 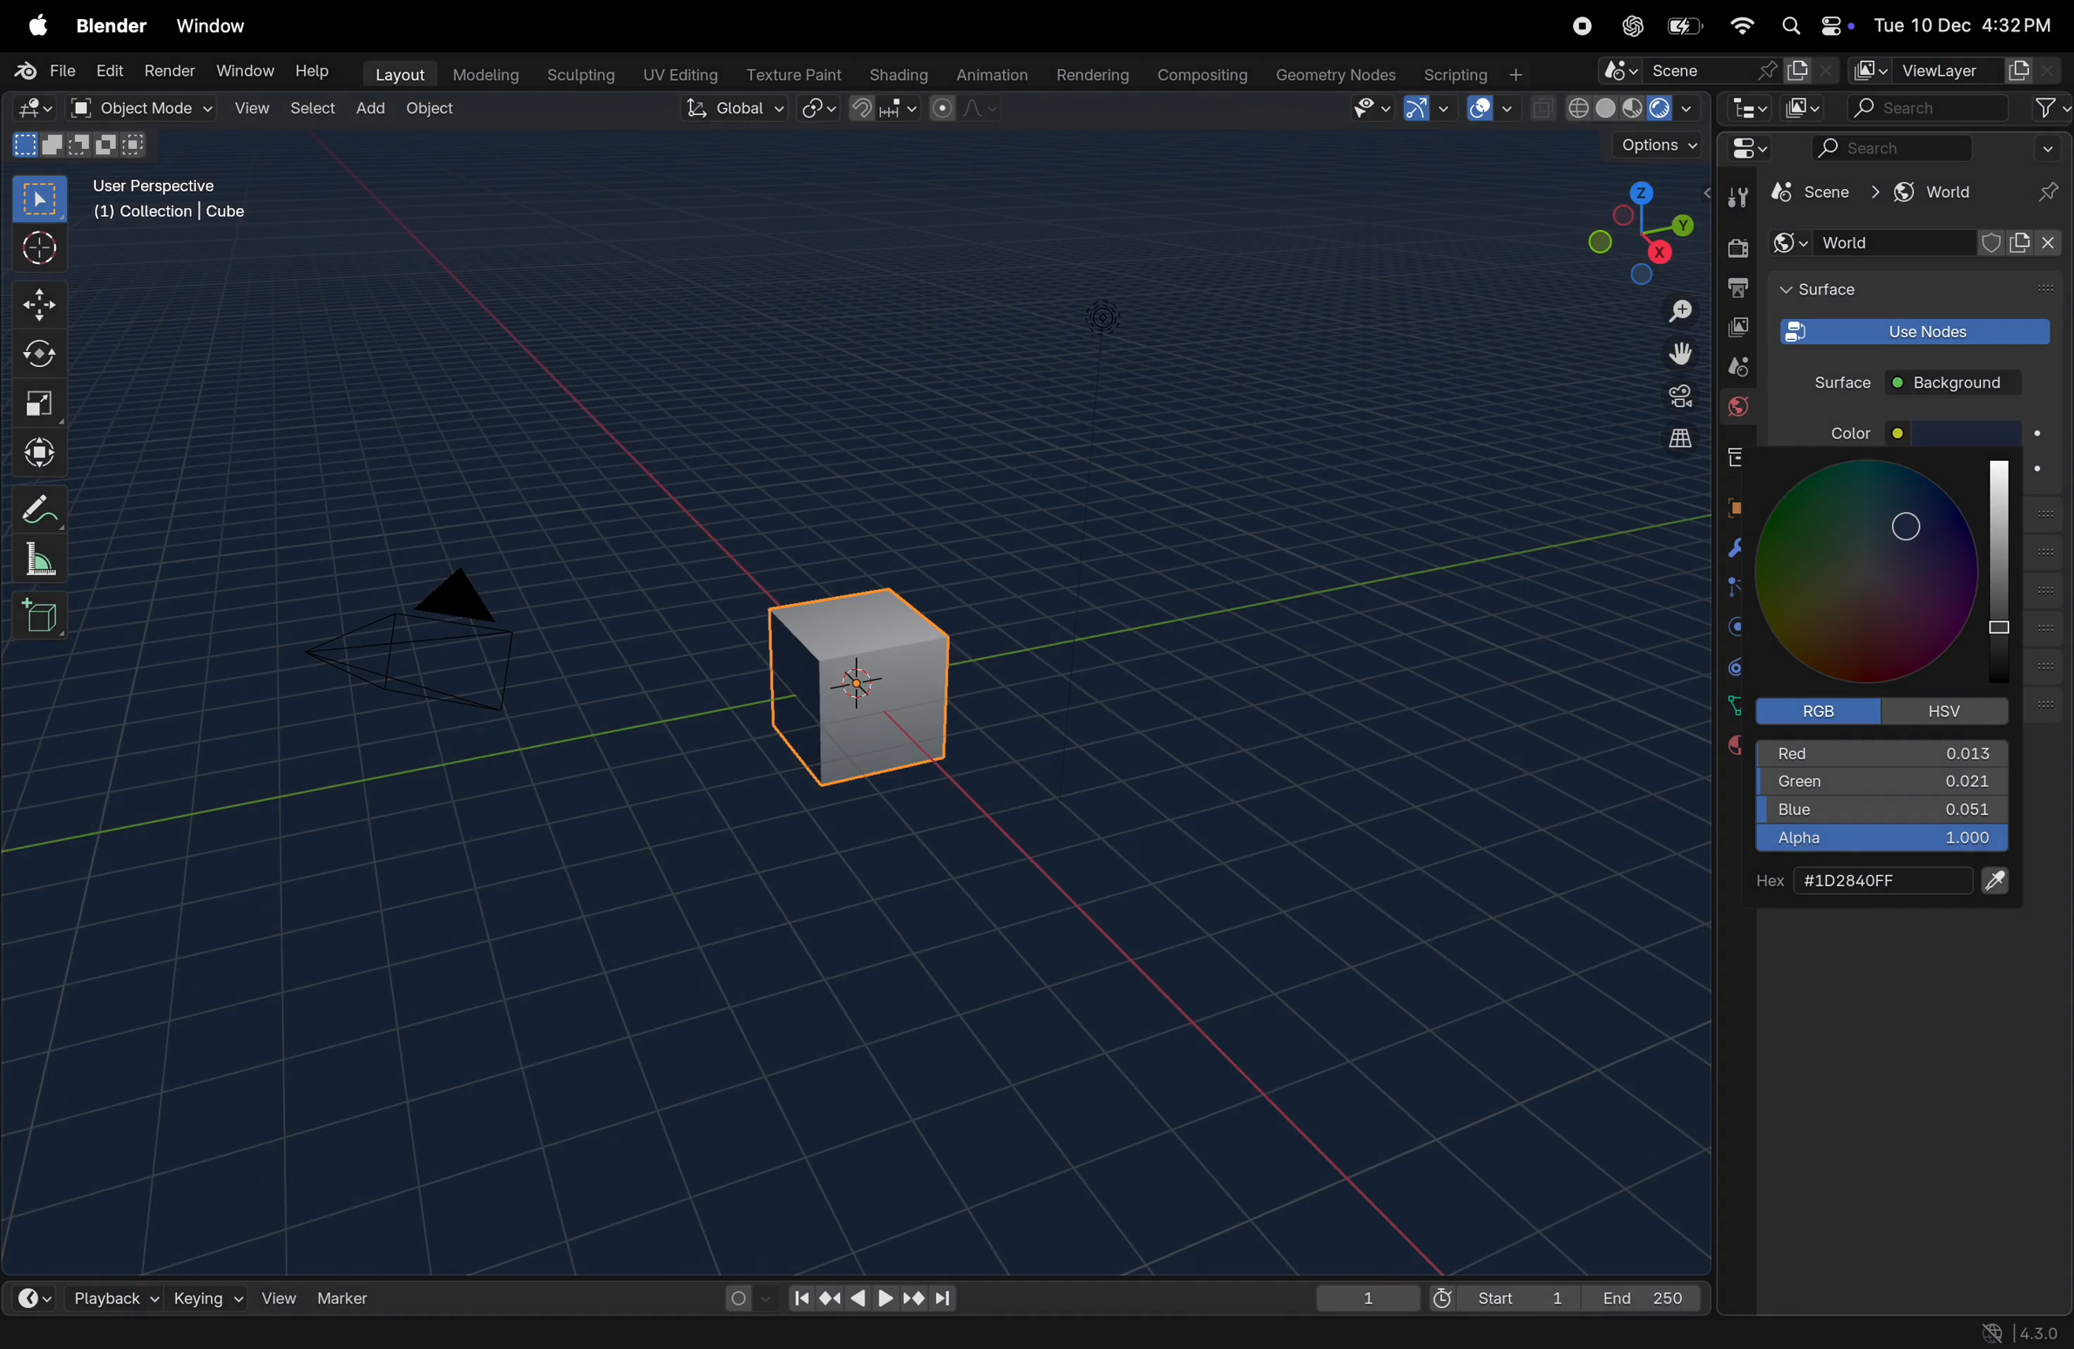 What do you see at coordinates (46, 558) in the screenshot?
I see `scale` at bounding box center [46, 558].